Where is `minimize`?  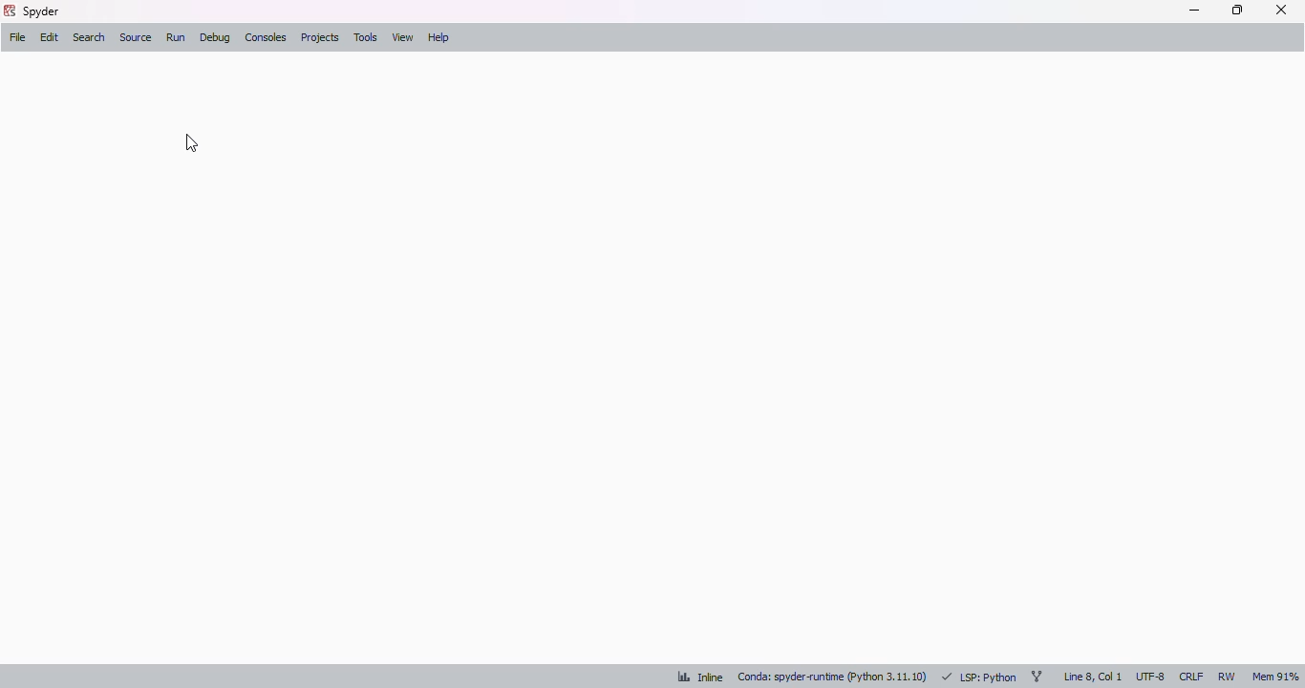
minimize is located at coordinates (1194, 11).